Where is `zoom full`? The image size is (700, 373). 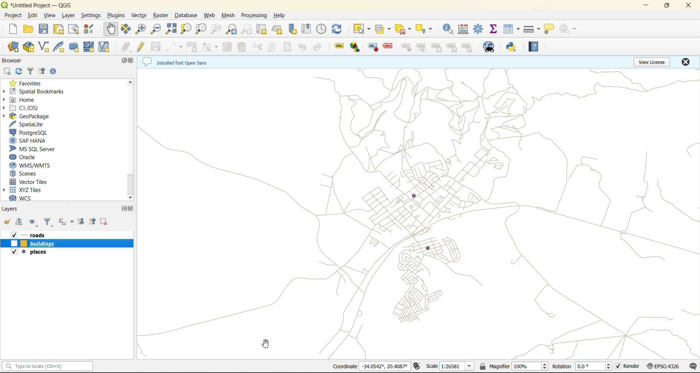
zoom full is located at coordinates (173, 29).